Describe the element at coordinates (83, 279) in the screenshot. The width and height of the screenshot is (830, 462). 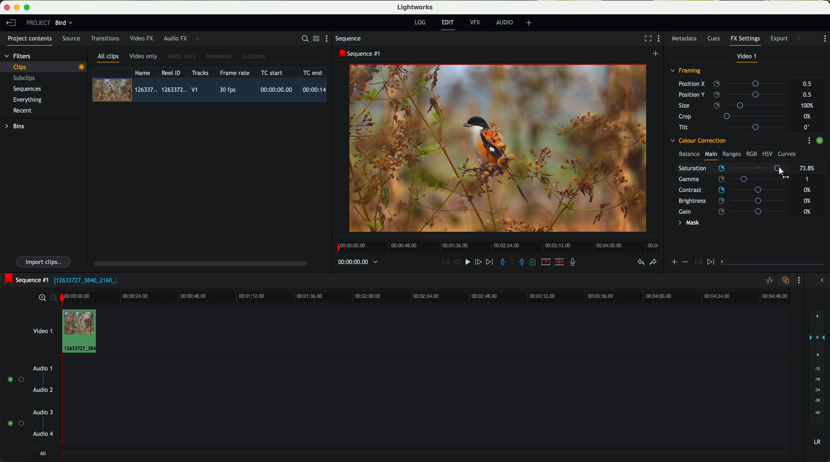
I see `black` at that location.